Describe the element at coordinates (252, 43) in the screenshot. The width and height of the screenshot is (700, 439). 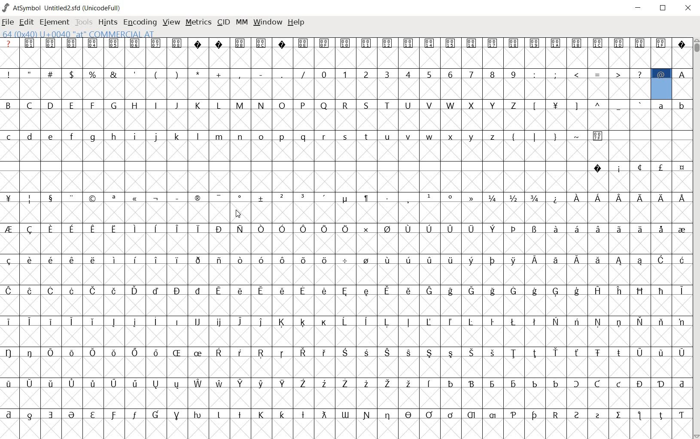
I see `unicode code points` at that location.